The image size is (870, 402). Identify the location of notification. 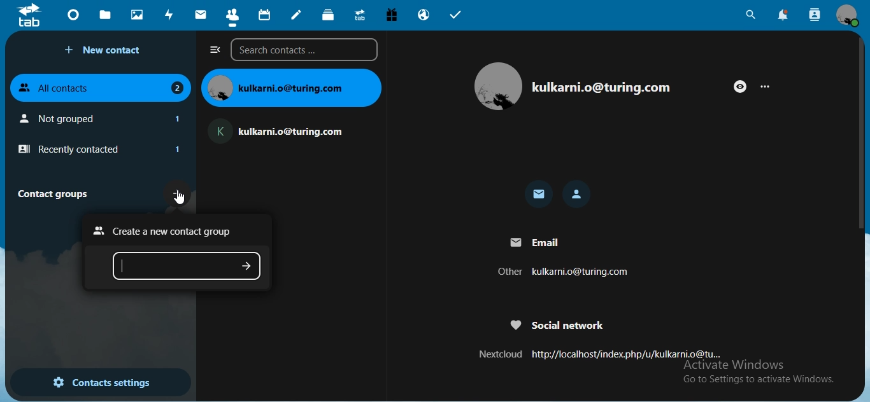
(784, 15).